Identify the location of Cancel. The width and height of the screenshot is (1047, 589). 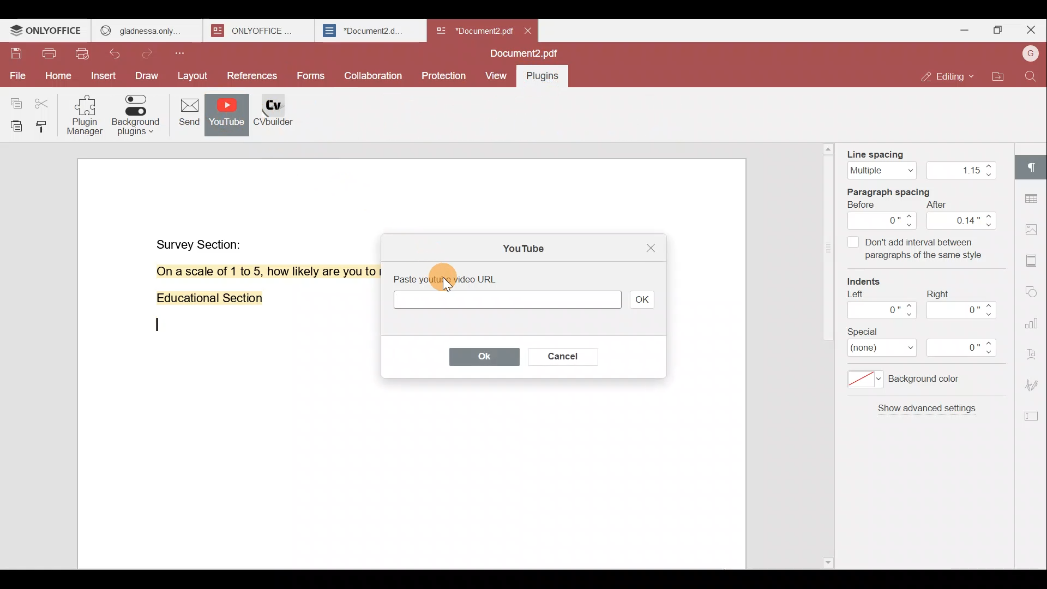
(560, 354).